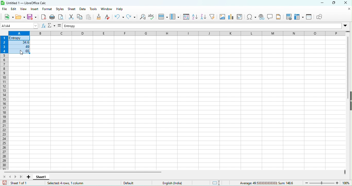 The image size is (352, 186). What do you see at coordinates (241, 17) in the screenshot?
I see `edit pivot table` at bounding box center [241, 17].